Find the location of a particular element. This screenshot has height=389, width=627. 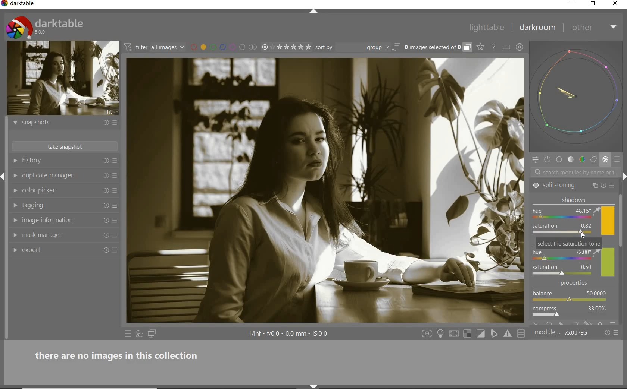

preset and preferences is located at coordinates (115, 221).